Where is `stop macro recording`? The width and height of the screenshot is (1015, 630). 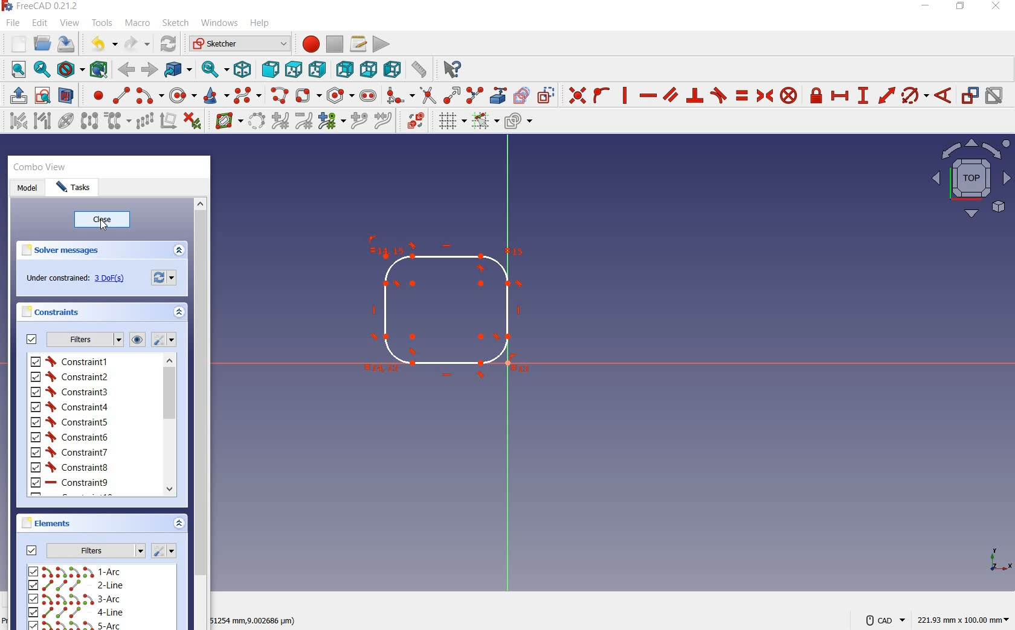 stop macro recording is located at coordinates (335, 44).